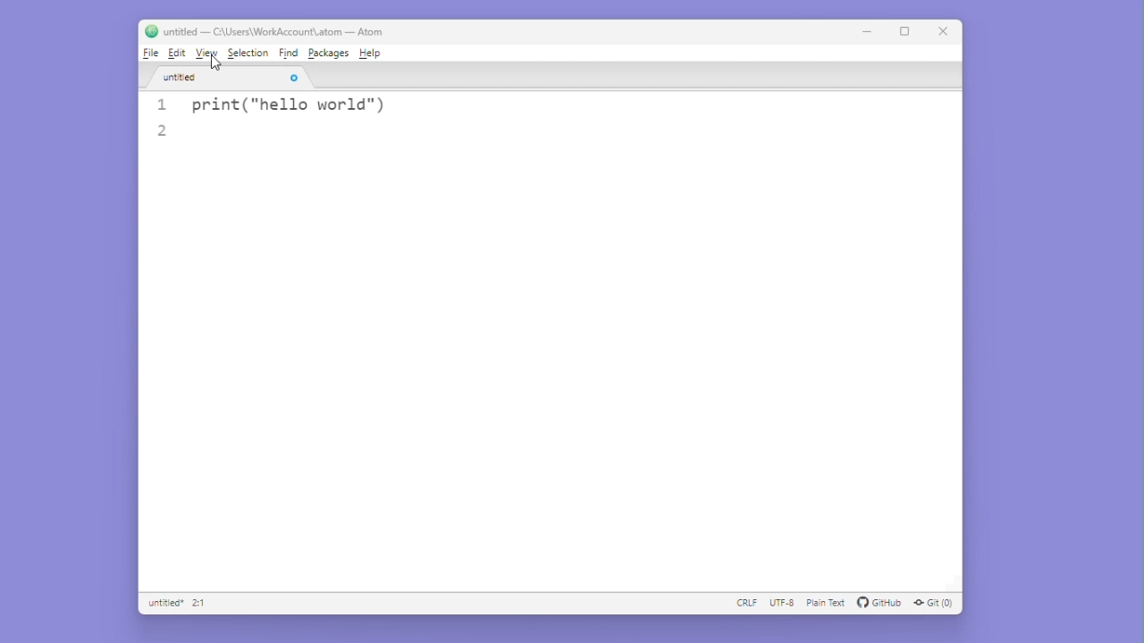 The height and width of the screenshot is (643, 1144). What do you see at coordinates (178, 54) in the screenshot?
I see `edit` at bounding box center [178, 54].